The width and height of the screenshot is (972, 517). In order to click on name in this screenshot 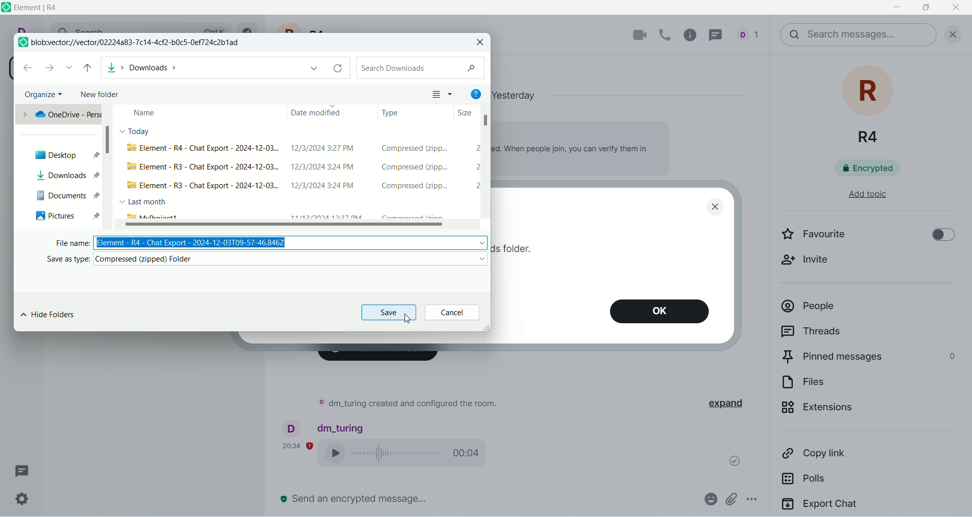, I will do `click(144, 114)`.